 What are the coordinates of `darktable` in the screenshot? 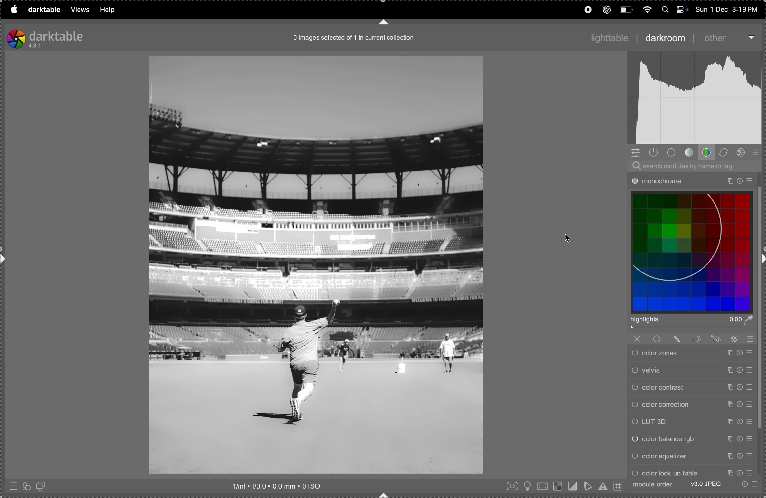 It's located at (43, 11).